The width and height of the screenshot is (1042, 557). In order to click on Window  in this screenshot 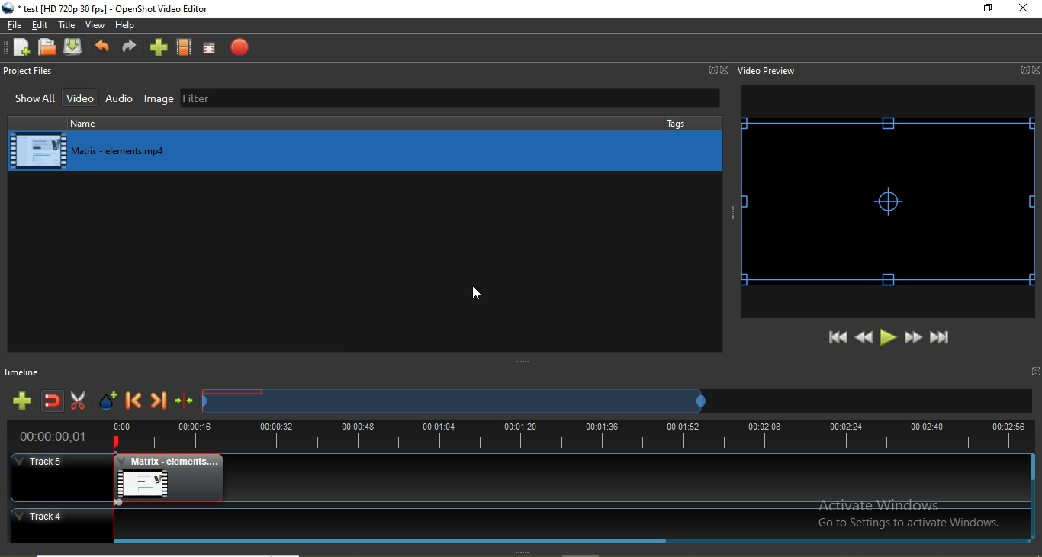, I will do `click(713, 69)`.